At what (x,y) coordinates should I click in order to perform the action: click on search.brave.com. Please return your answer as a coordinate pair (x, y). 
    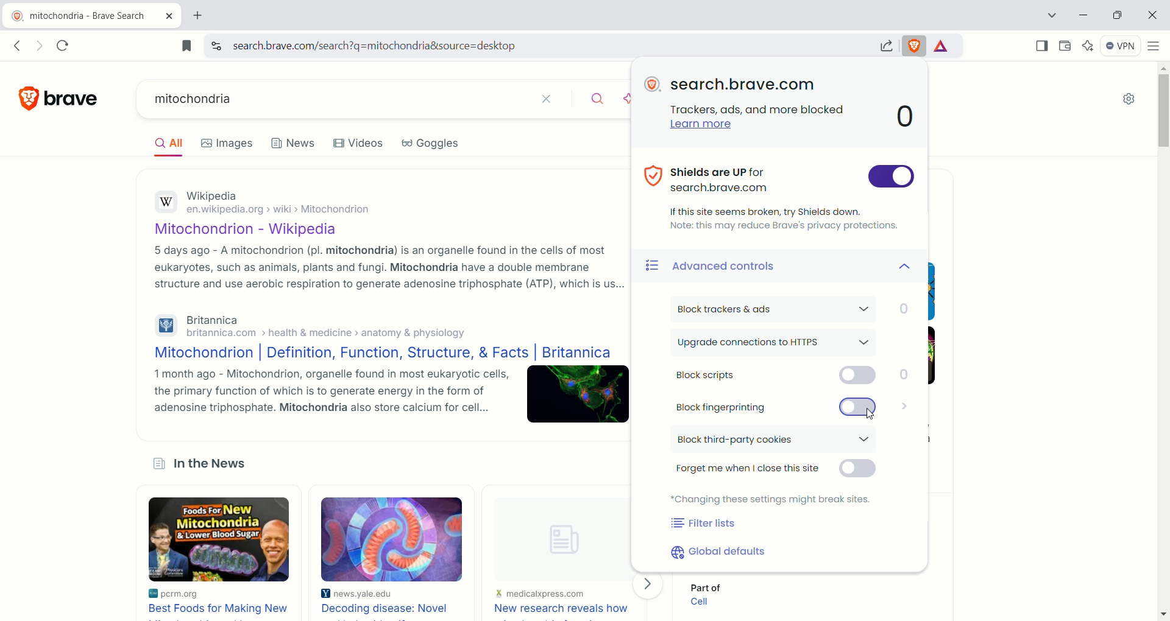
    Looking at the image, I should click on (741, 85).